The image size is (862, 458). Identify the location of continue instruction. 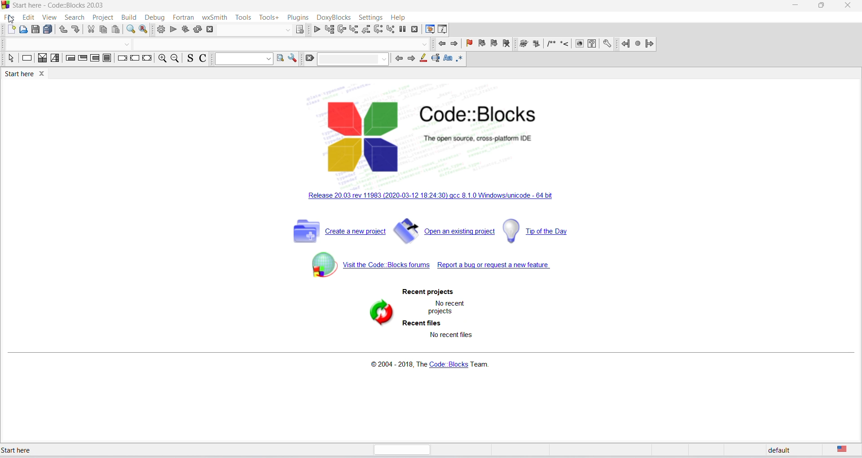
(134, 60).